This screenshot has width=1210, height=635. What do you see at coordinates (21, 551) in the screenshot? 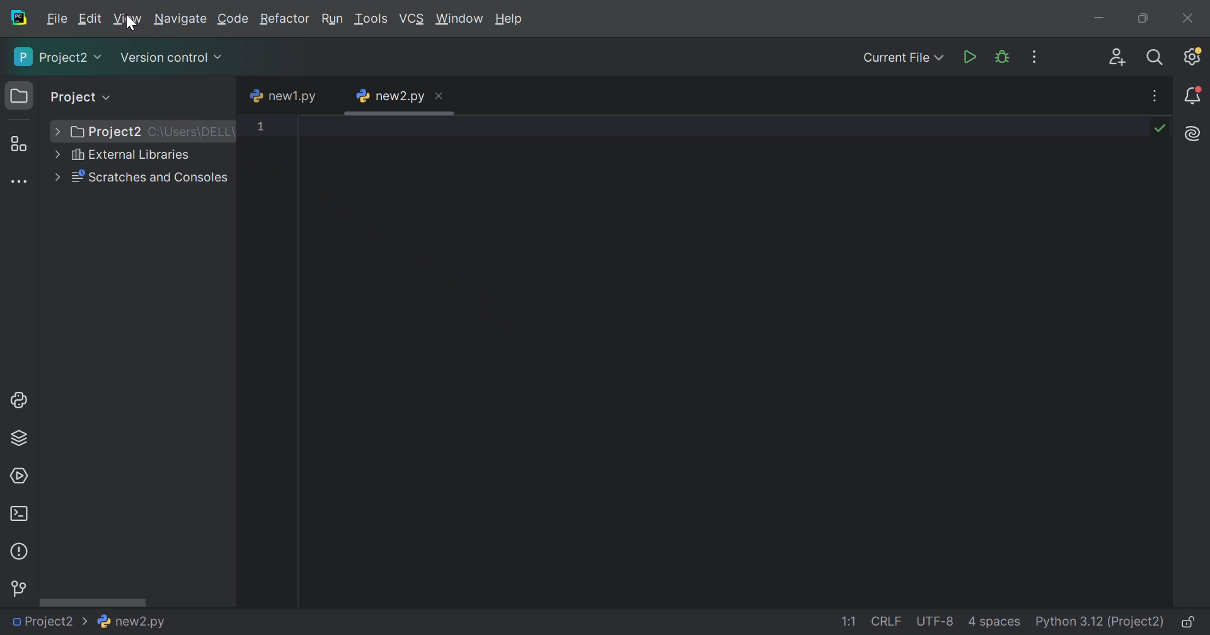
I see `Problems` at bounding box center [21, 551].